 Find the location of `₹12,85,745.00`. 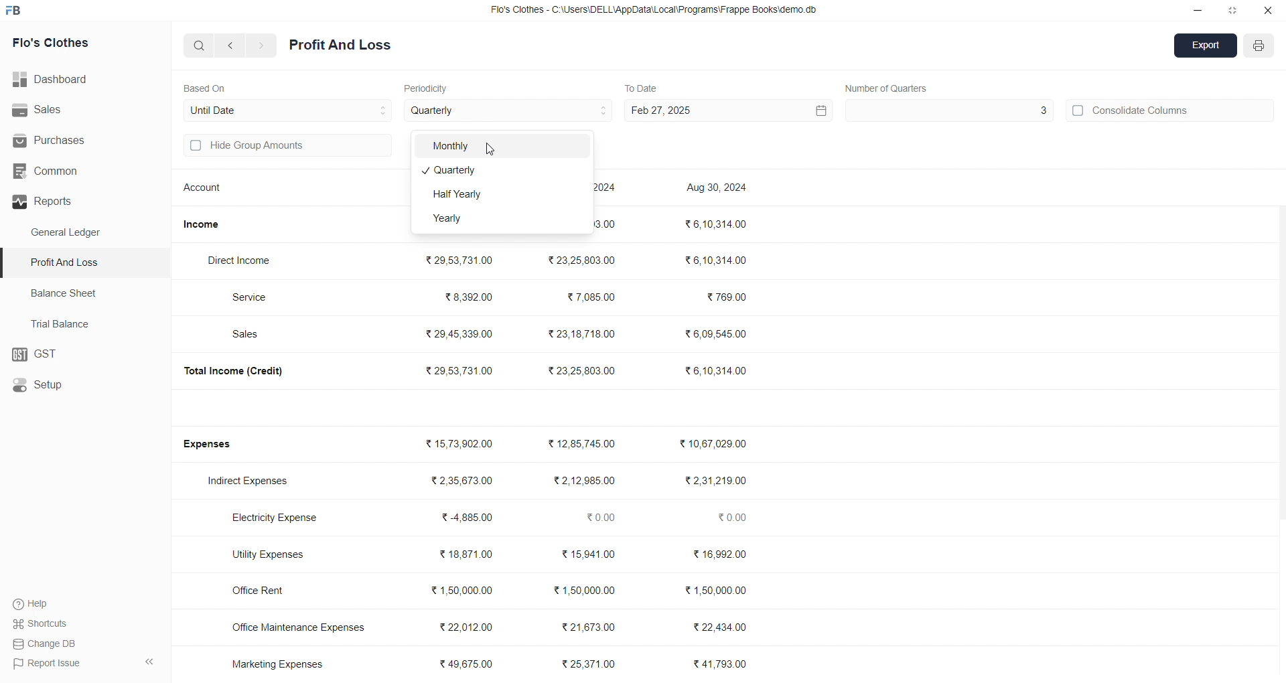

₹12,85,745.00 is located at coordinates (589, 444).